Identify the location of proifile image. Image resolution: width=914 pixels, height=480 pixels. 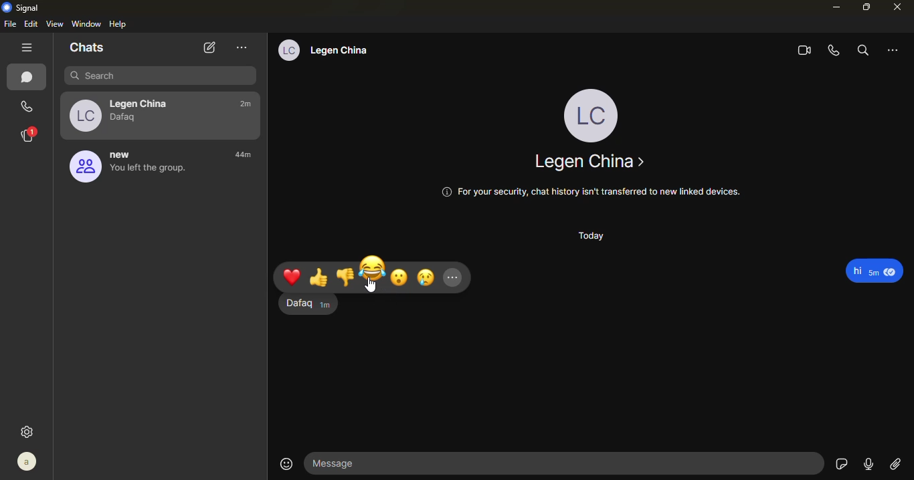
(82, 168).